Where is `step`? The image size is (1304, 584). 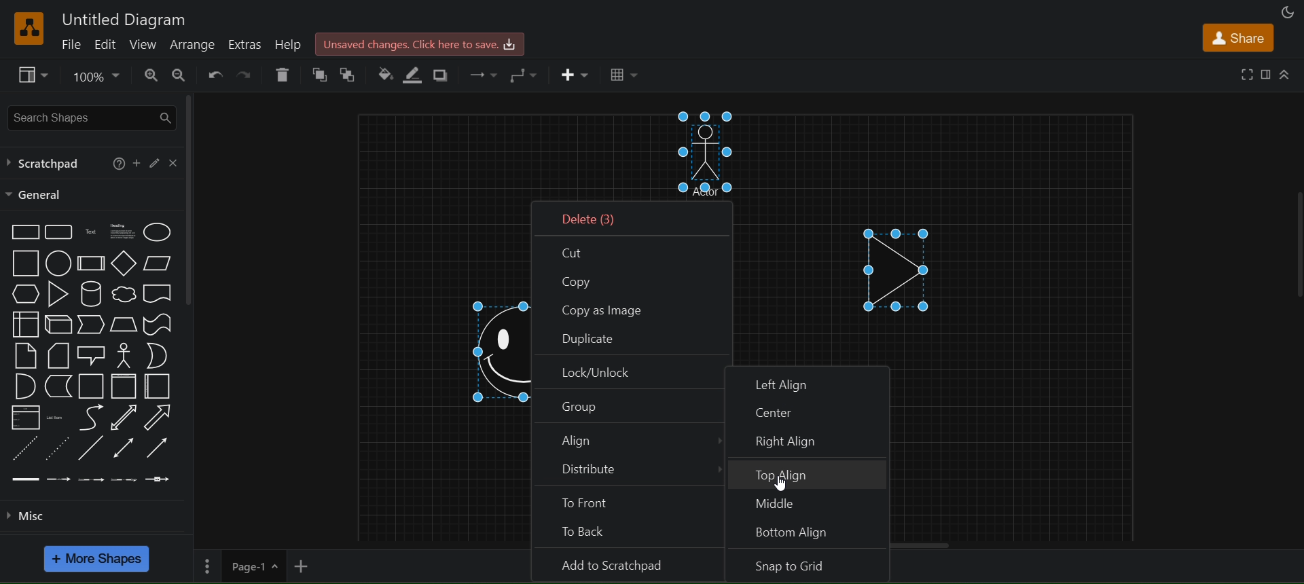 step is located at coordinates (92, 325).